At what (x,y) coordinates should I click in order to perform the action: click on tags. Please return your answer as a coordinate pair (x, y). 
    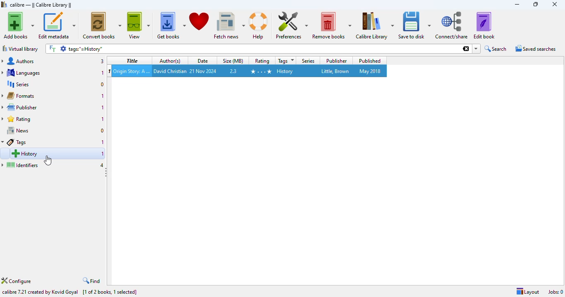
    Looking at the image, I should click on (285, 61).